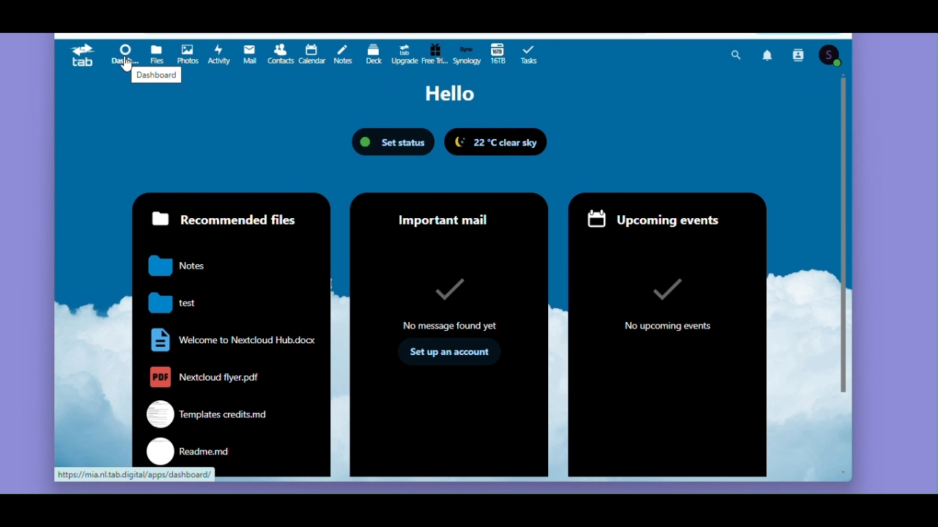  I want to click on Tasks, so click(530, 56).